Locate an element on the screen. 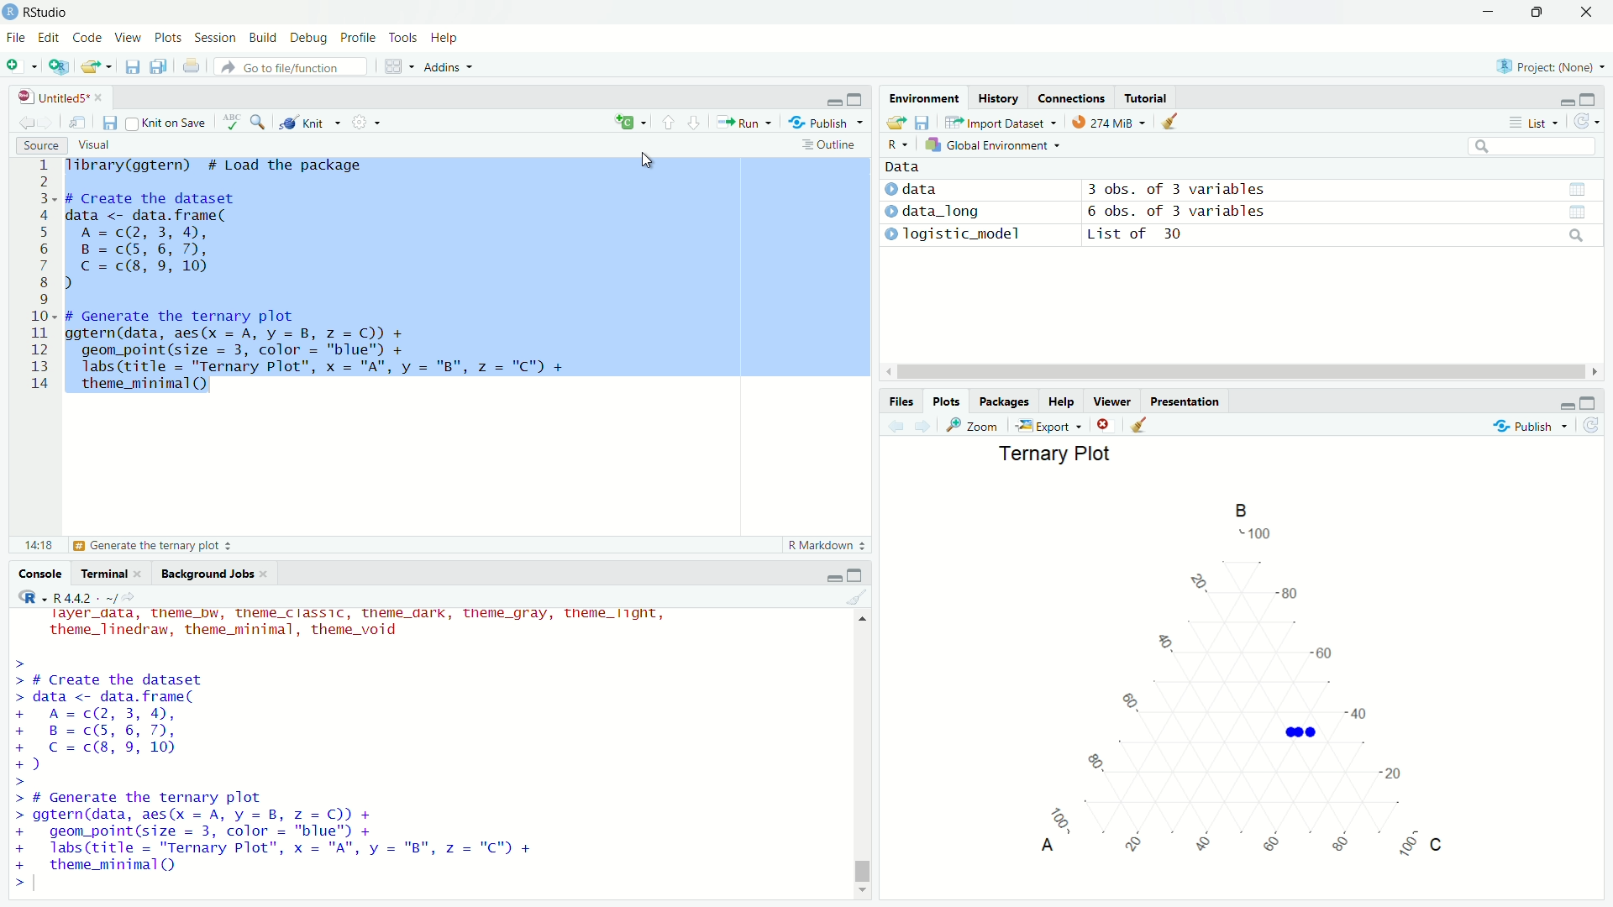 The height and width of the screenshot is (907, 1613). Generate the ternary plot is located at coordinates (154, 546).